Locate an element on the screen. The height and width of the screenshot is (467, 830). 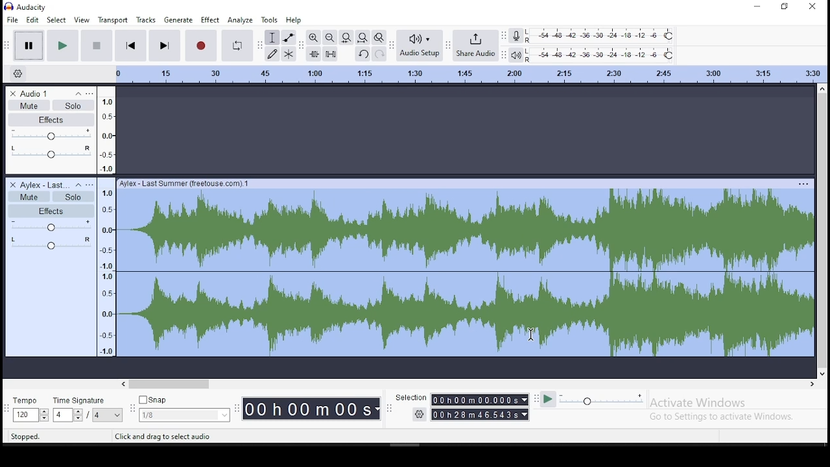
audio setup is located at coordinates (419, 46).